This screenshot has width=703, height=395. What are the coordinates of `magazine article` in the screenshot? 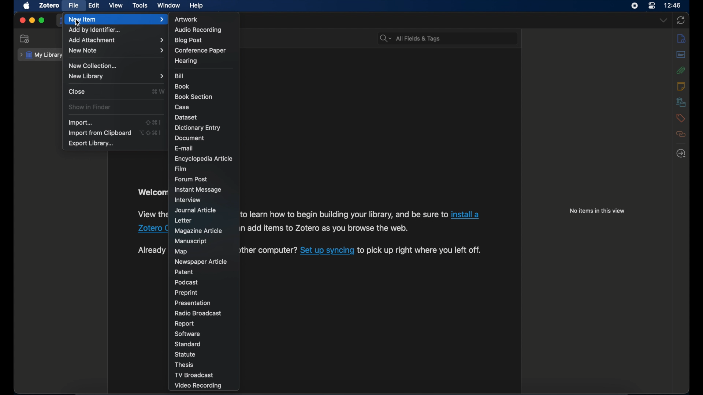 It's located at (198, 231).